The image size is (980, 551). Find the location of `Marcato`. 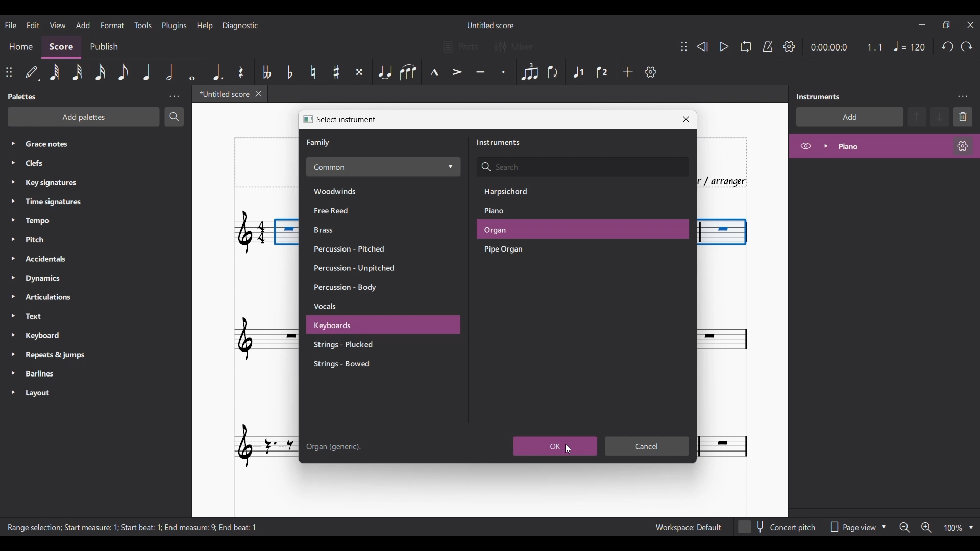

Marcato is located at coordinates (434, 71).